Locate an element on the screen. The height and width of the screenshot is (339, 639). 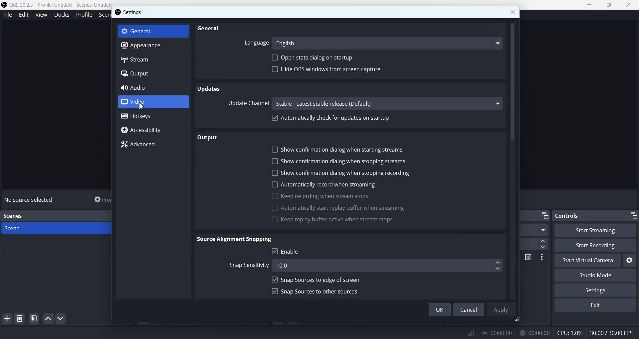
Exit is located at coordinates (595, 305).